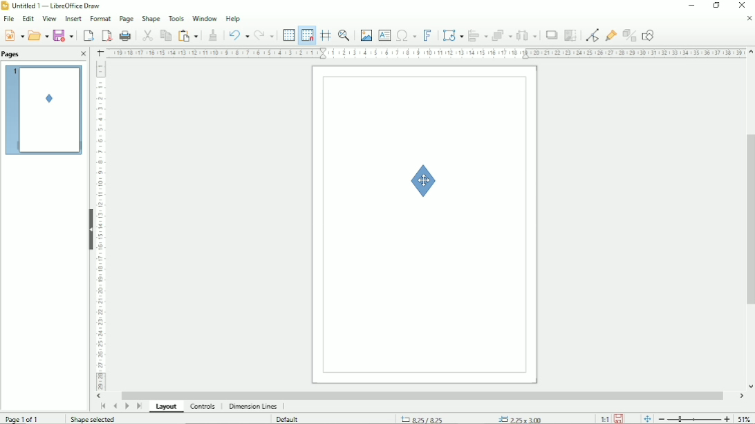 The width and height of the screenshot is (755, 424). What do you see at coordinates (406, 34) in the screenshot?
I see `Insert special characters` at bounding box center [406, 34].